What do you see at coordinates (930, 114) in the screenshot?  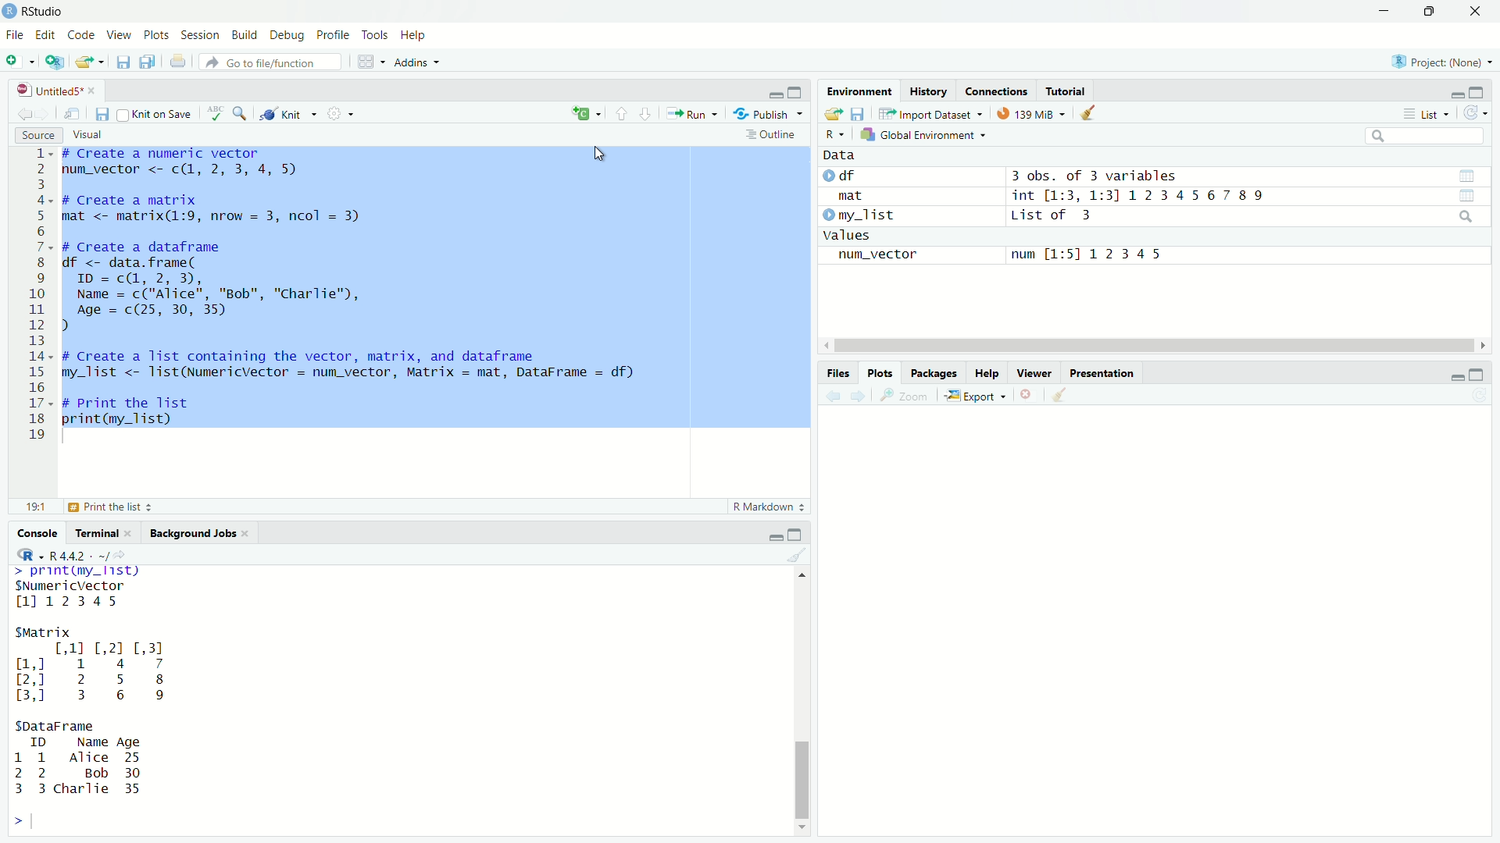 I see `Import Dataset ~` at bounding box center [930, 114].